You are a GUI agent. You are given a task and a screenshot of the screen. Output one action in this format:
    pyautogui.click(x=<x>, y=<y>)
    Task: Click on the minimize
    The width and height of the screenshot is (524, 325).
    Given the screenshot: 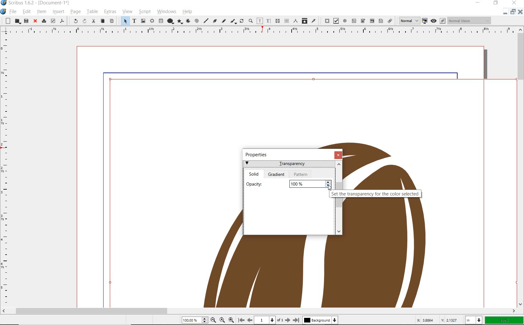 What is the action you would take?
    pyautogui.click(x=479, y=3)
    